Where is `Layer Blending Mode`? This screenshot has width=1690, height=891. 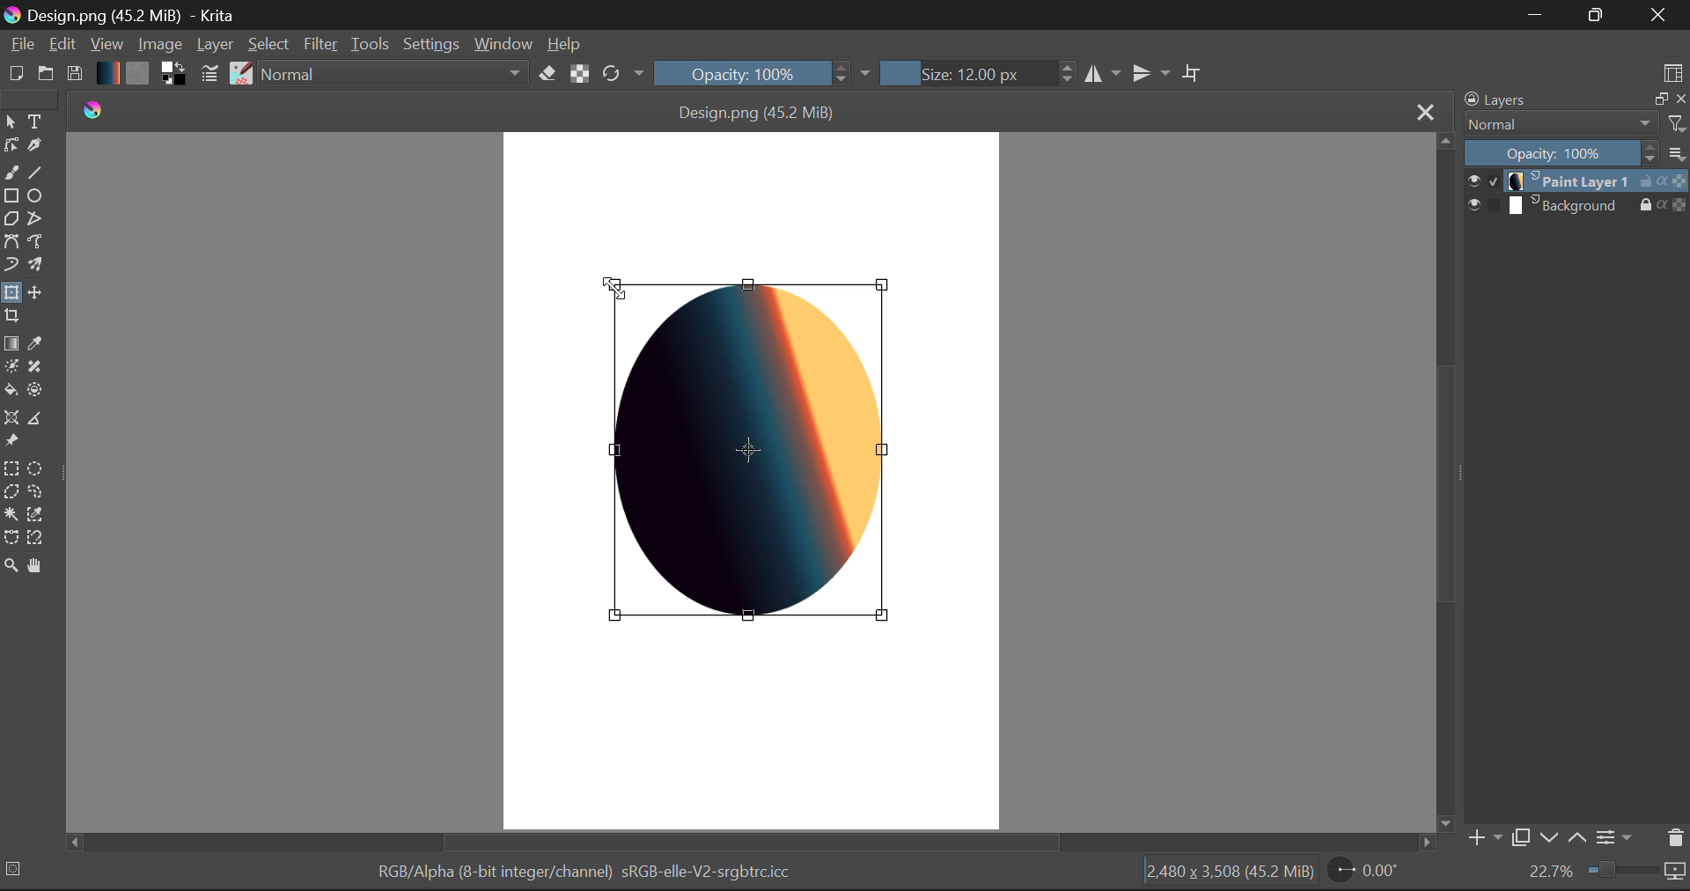 Layer Blending Mode is located at coordinates (1575, 125).